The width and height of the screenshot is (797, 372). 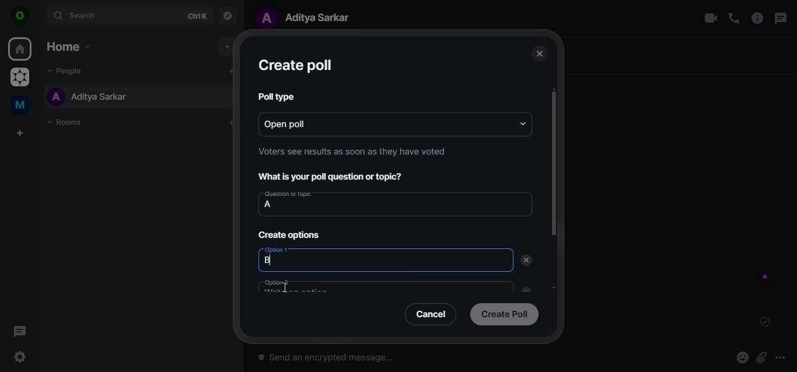 What do you see at coordinates (710, 18) in the screenshot?
I see `video call` at bounding box center [710, 18].